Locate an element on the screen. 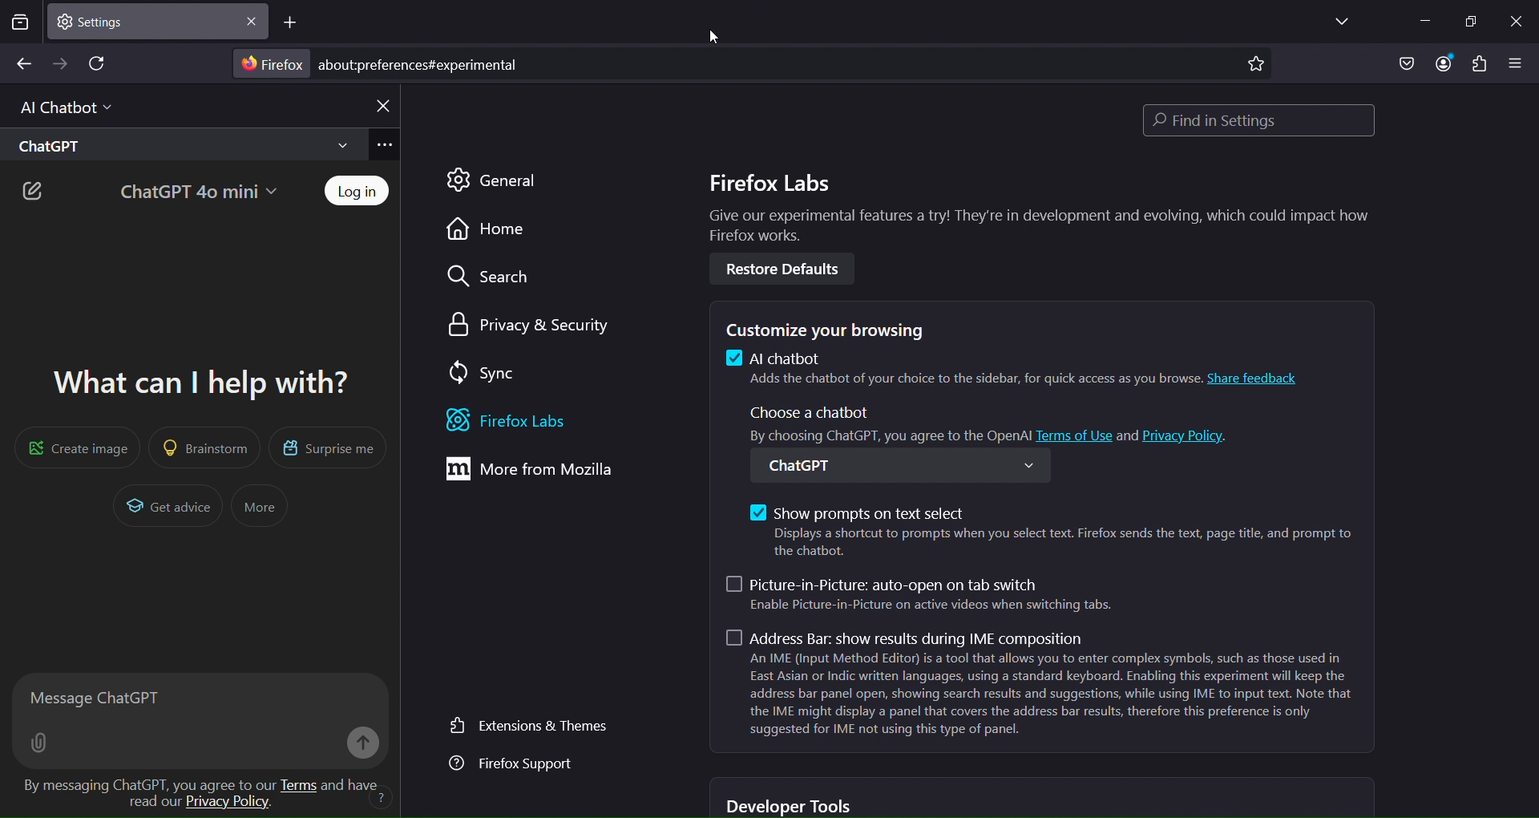 This screenshot has width=1539, height=818. [J Address Bar: show results during IME composition
An IME (Input Method Editor) is a tool that allows you to enter complex symbols, such as those used in
East Asian or Indic written languages, using a standard keyboard. Enabling this experiment will keep the
address bar panel open, showing search results and suggestions, while using IME to input text. Note that
the IME might display a panel that covers the address bar results, therefore this preference is only
suggested for IME not using this type of panel. is located at coordinates (1044, 688).